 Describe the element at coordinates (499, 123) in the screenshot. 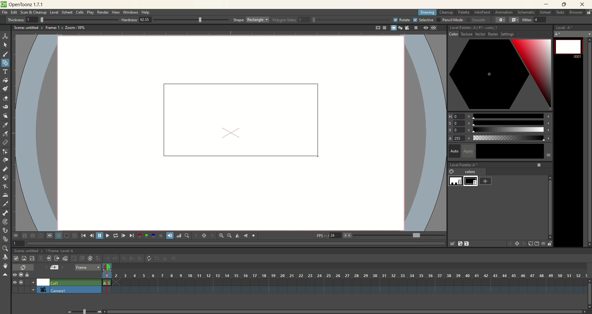

I see `saturation` at that location.